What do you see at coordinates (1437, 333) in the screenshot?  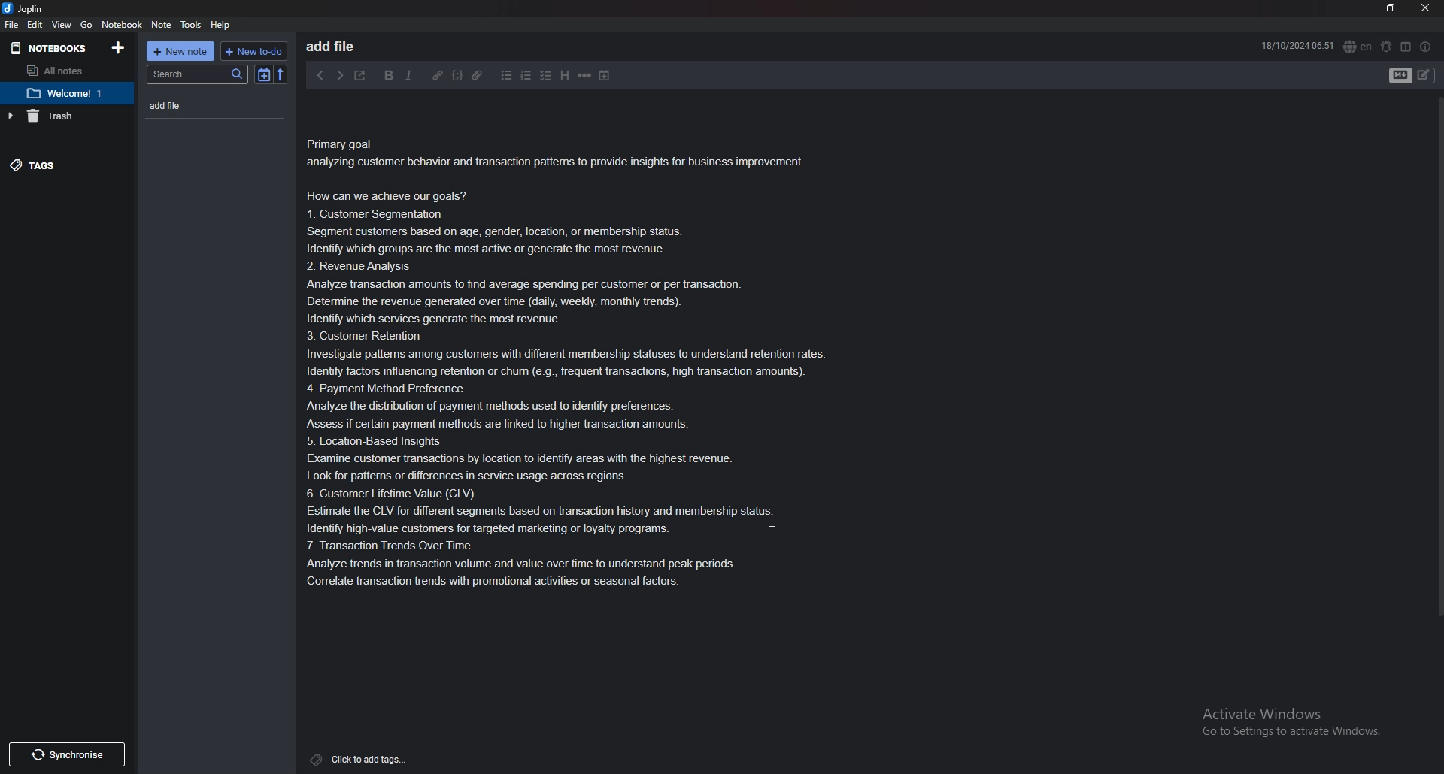 I see `Scroll bar` at bounding box center [1437, 333].